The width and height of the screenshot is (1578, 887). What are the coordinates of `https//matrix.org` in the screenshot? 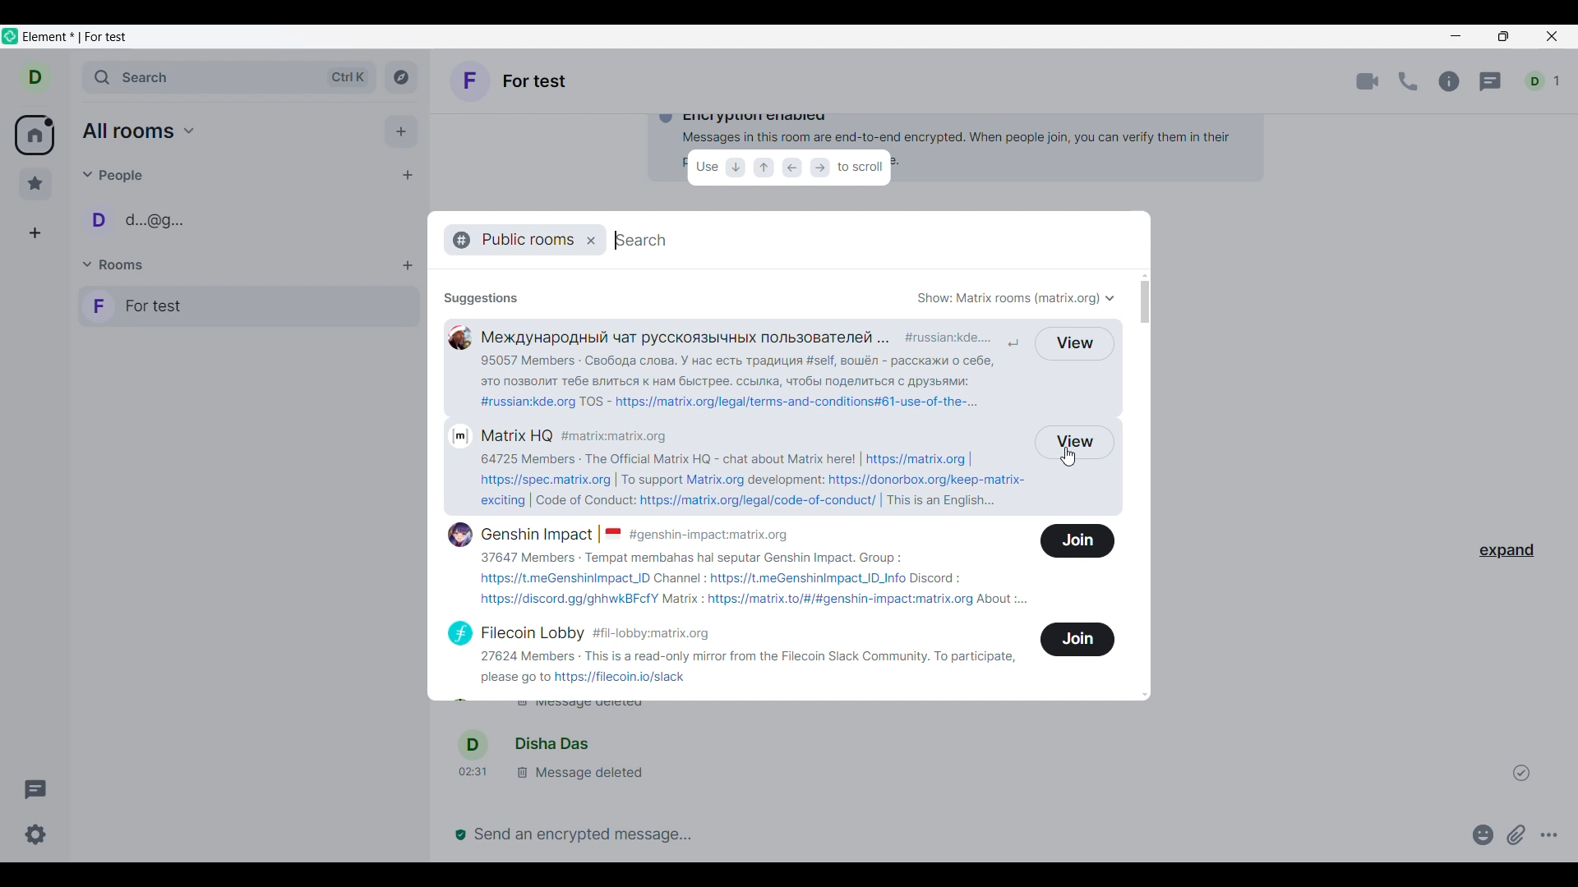 It's located at (922, 458).